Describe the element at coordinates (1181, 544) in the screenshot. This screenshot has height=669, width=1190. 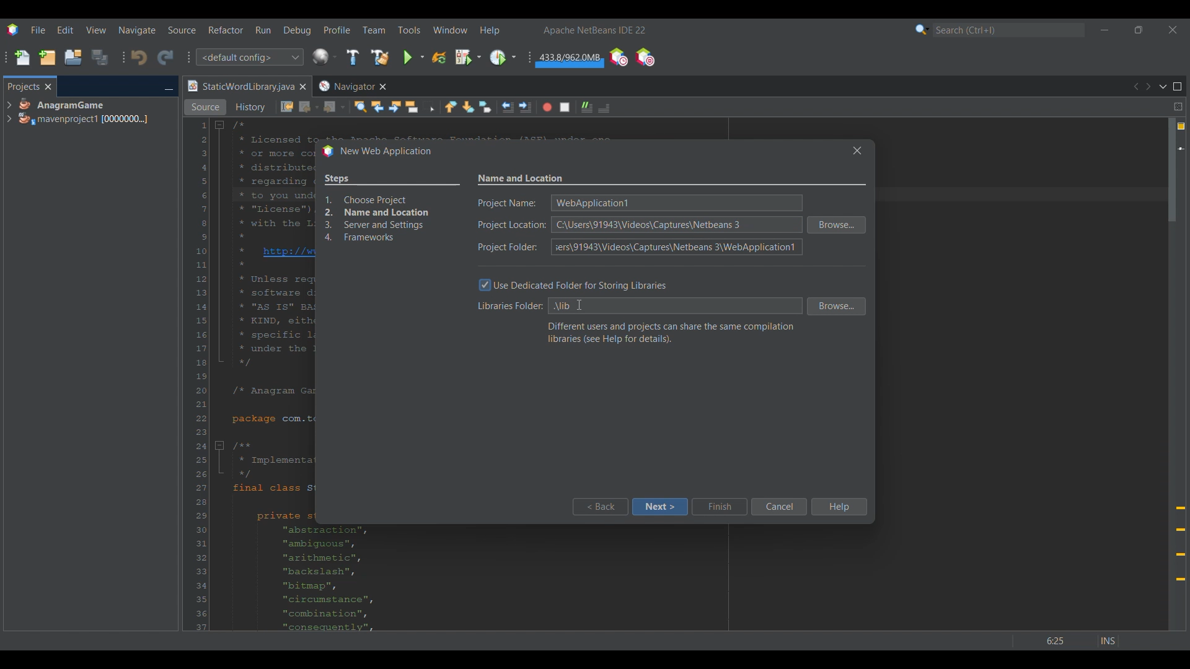
I see `Add @override annotation` at that location.